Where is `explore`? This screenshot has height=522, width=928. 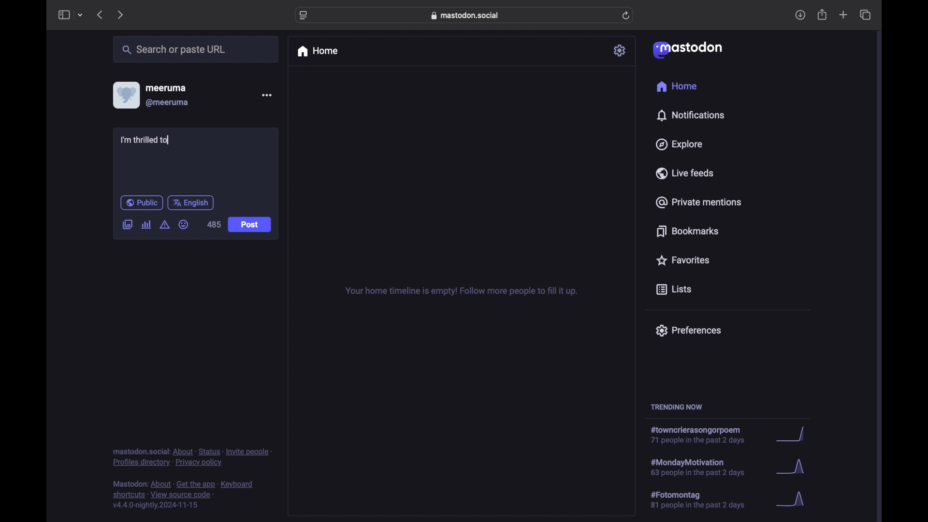 explore is located at coordinates (680, 145).